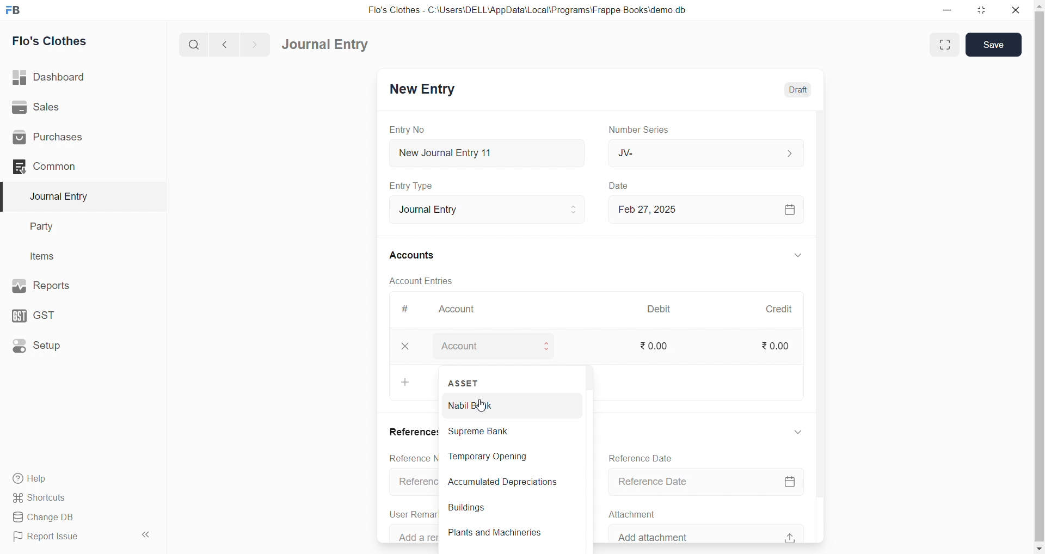  I want to click on Nabil Bank, so click(497, 404).